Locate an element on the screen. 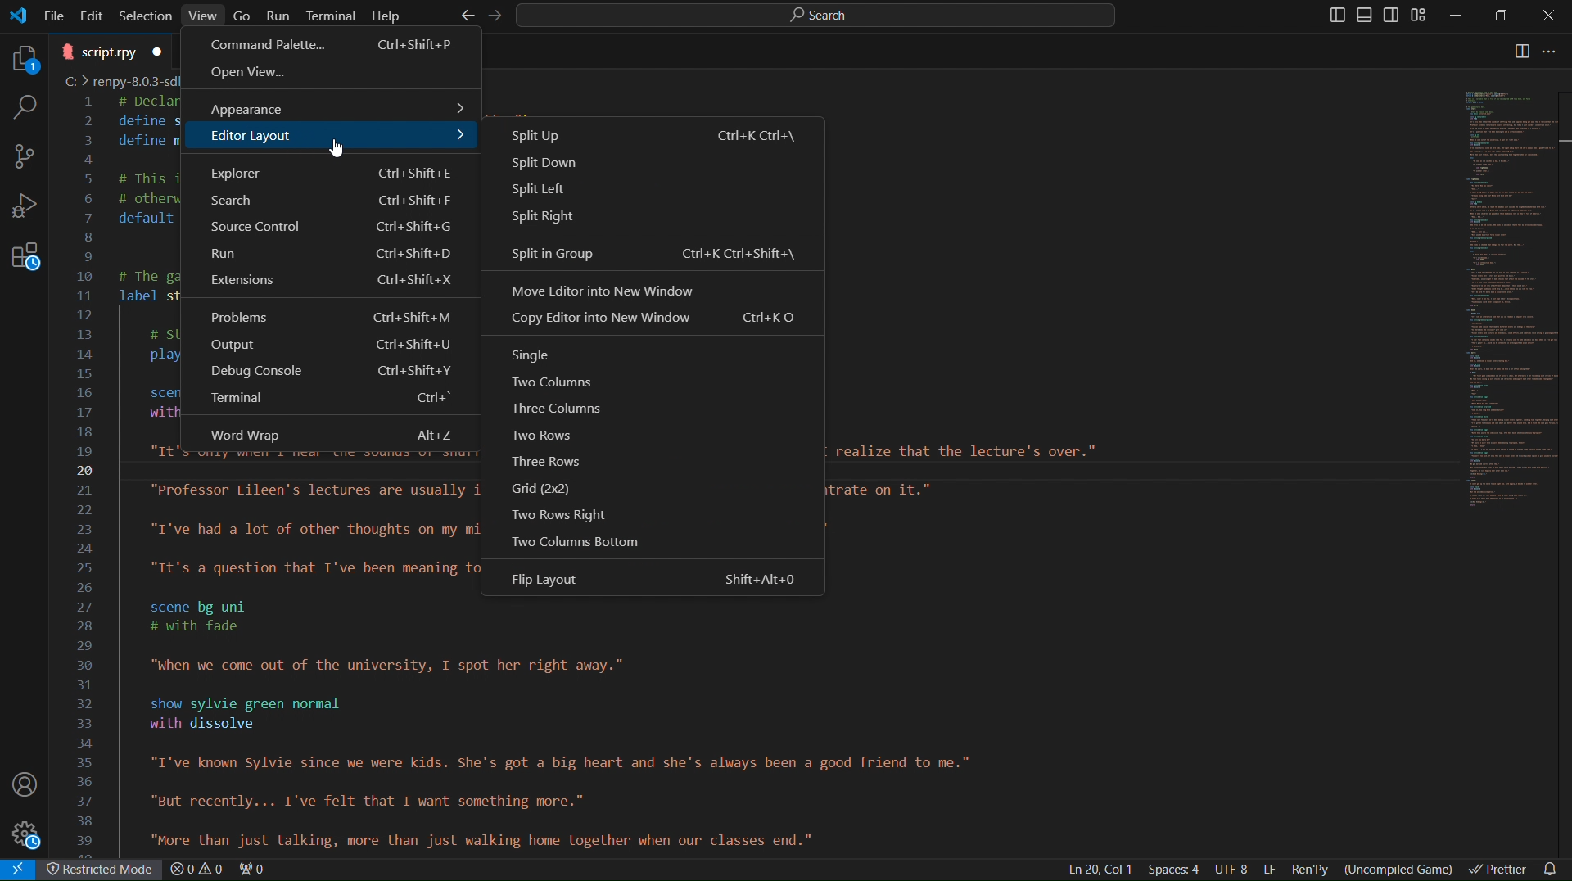 This screenshot has height=881, width=1572. scroll bar is located at coordinates (1562, 387).